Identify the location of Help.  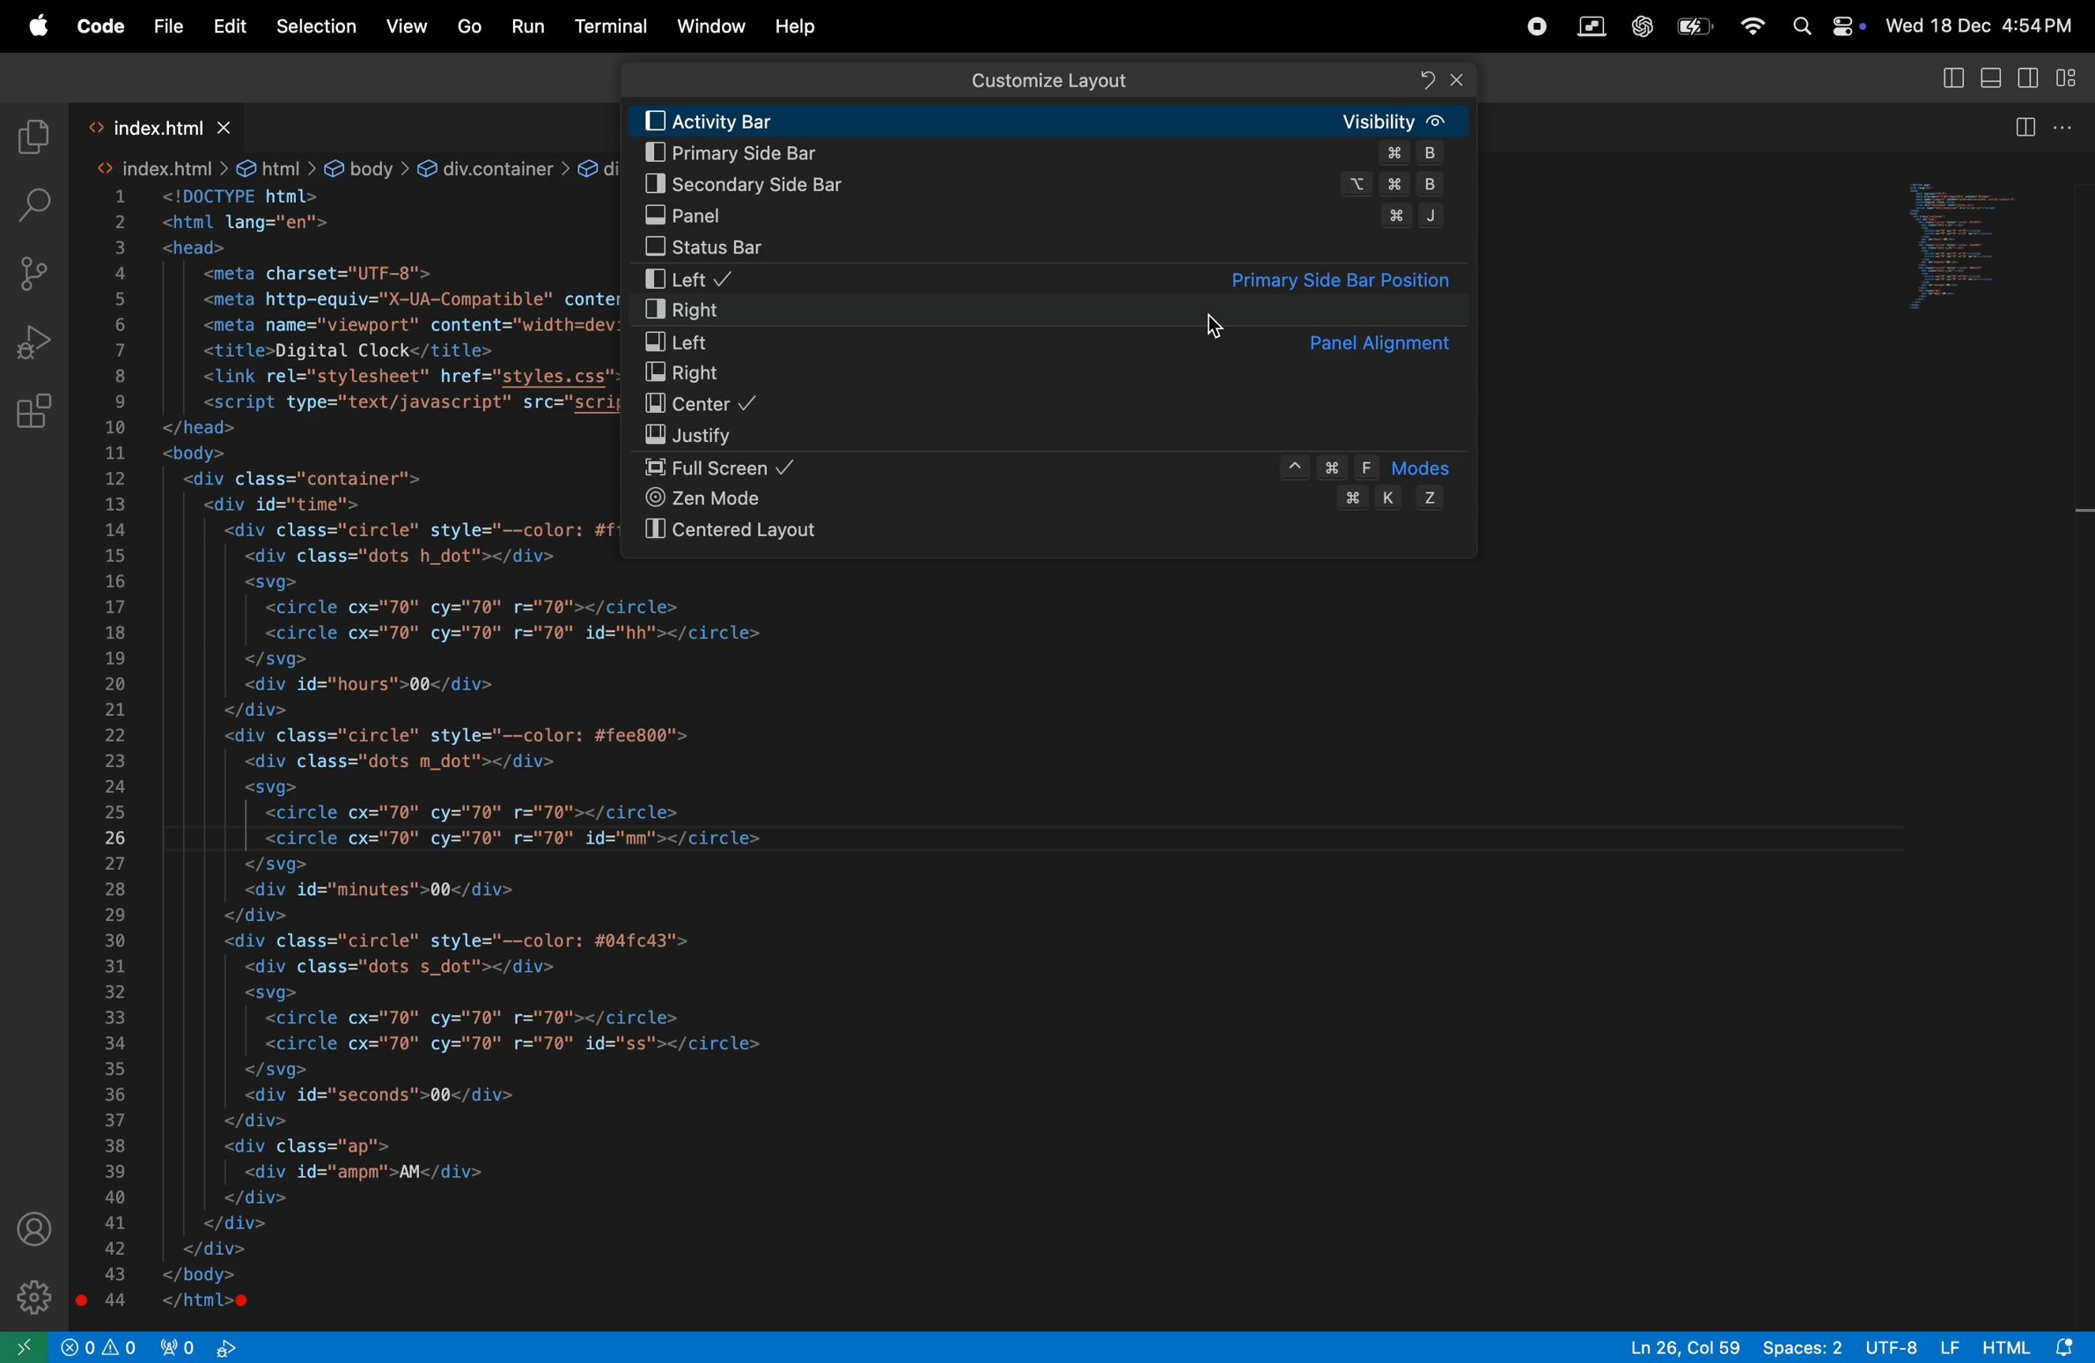
(802, 27).